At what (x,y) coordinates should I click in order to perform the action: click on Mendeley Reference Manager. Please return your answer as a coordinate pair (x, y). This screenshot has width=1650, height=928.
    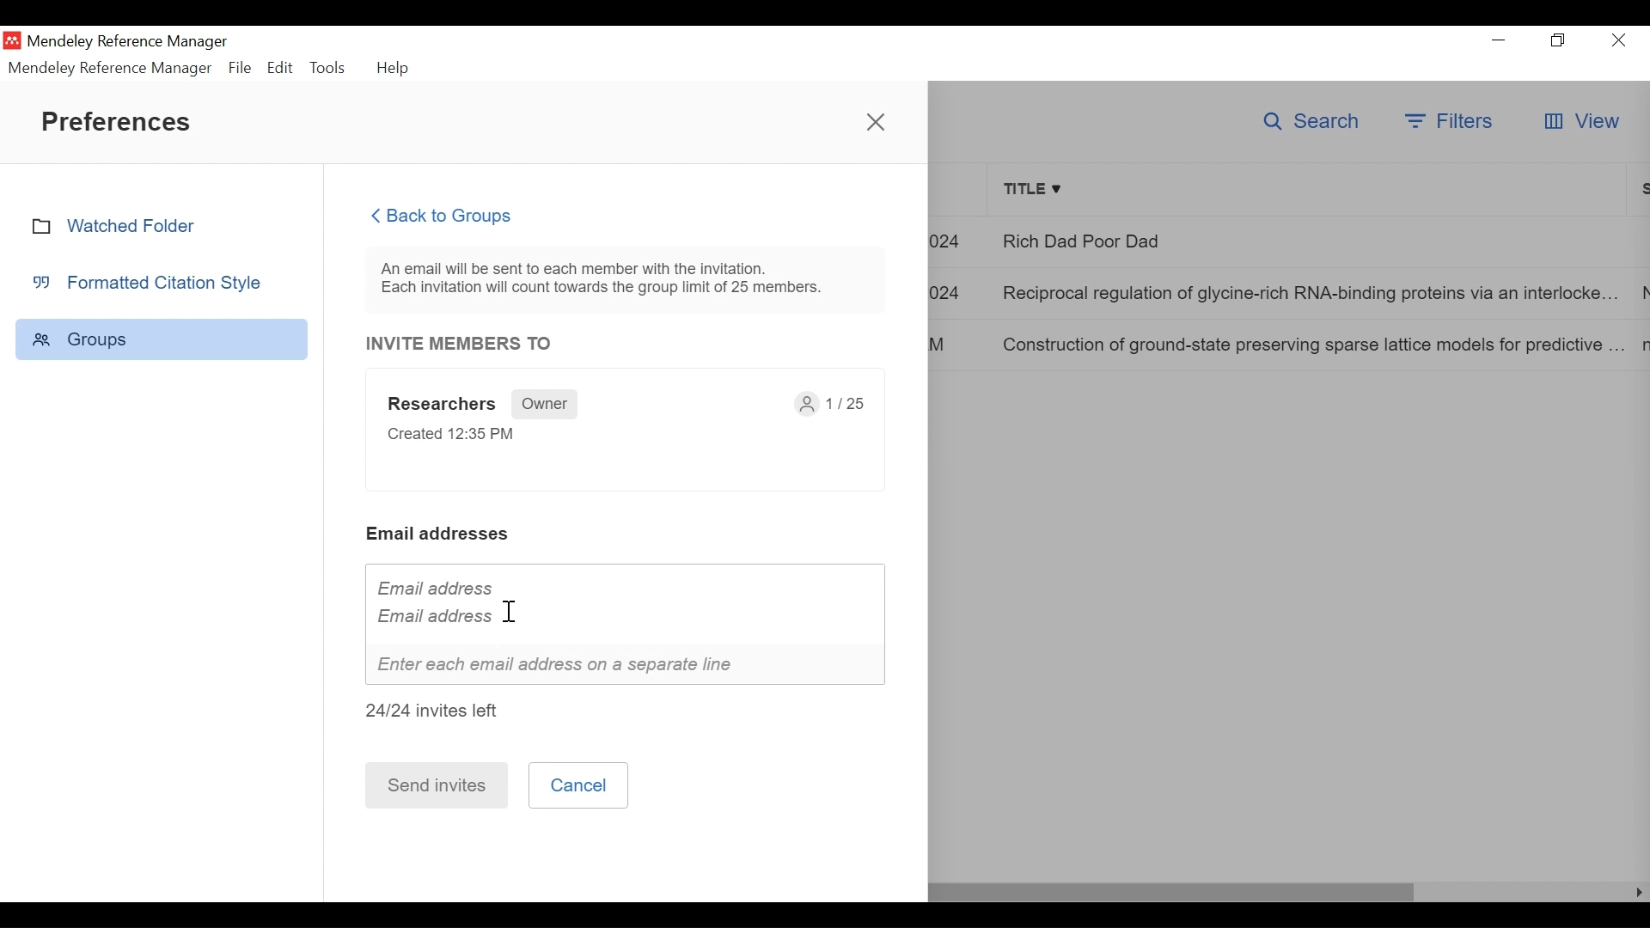
    Looking at the image, I should click on (111, 68).